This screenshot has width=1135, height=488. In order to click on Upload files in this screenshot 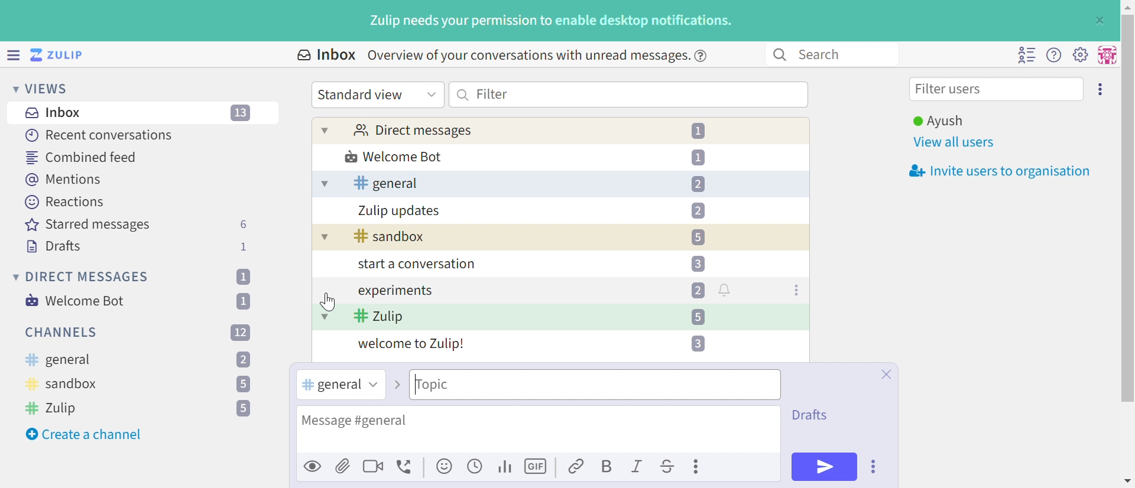, I will do `click(343, 466)`.